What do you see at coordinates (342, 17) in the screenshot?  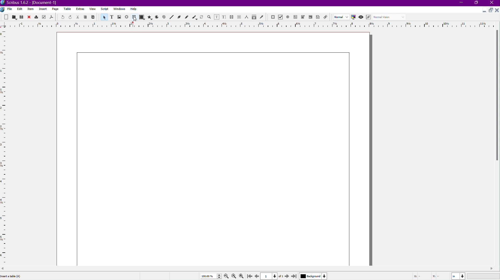 I see `Image Preview Quality` at bounding box center [342, 17].